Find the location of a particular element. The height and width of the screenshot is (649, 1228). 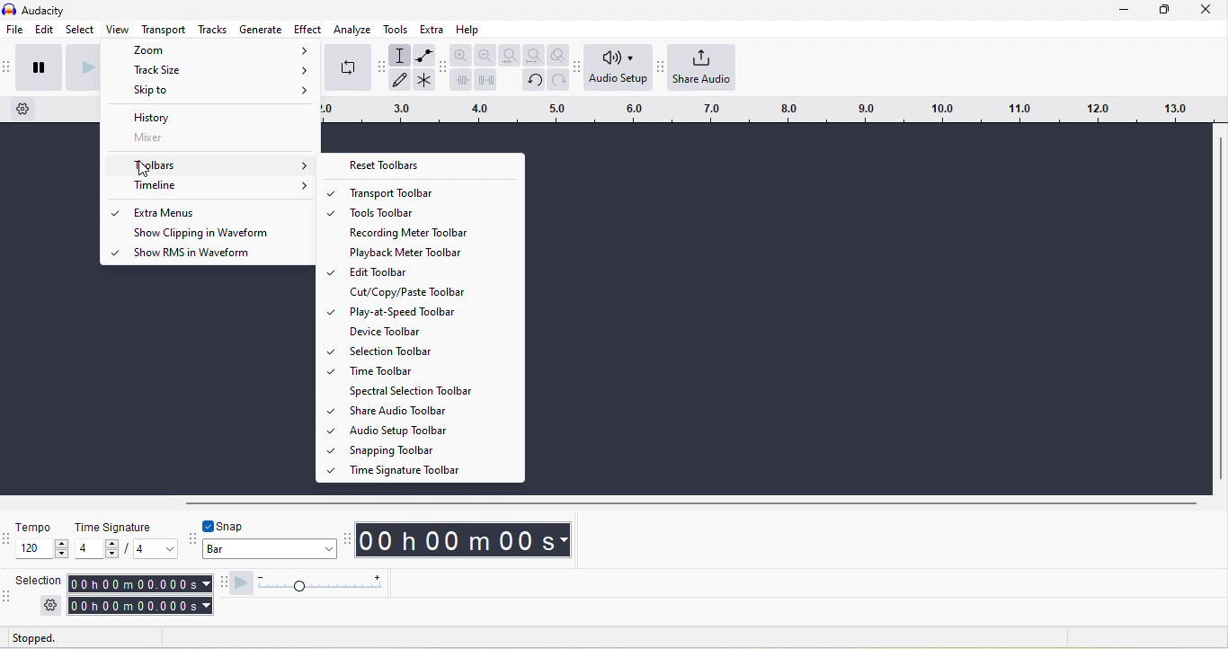

option enabled is located at coordinates (112, 252).